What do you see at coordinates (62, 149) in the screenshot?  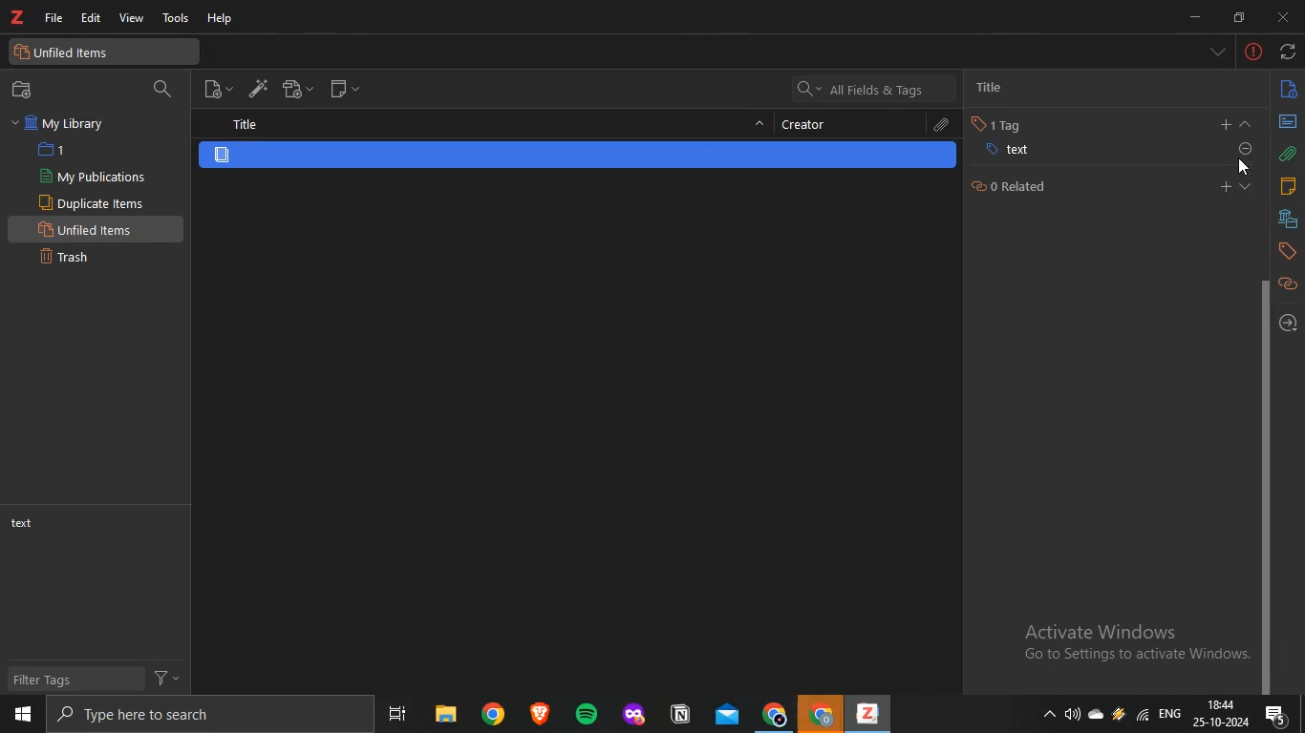 I see `1` at bounding box center [62, 149].